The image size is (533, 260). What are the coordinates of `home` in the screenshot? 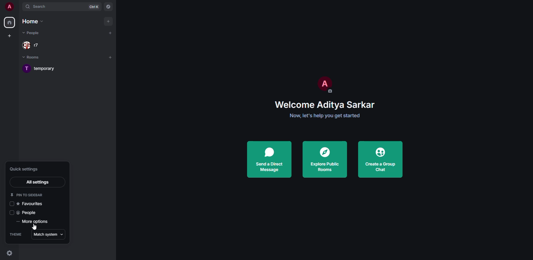 It's located at (33, 21).